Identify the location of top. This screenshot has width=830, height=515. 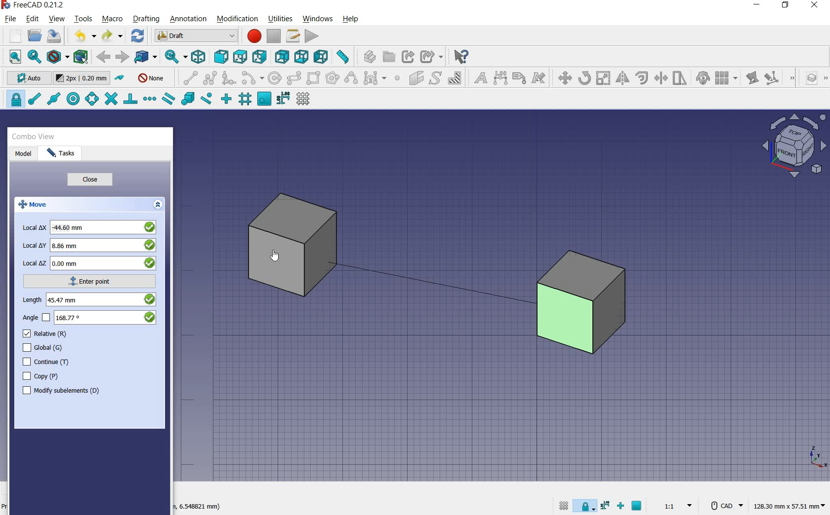
(242, 56).